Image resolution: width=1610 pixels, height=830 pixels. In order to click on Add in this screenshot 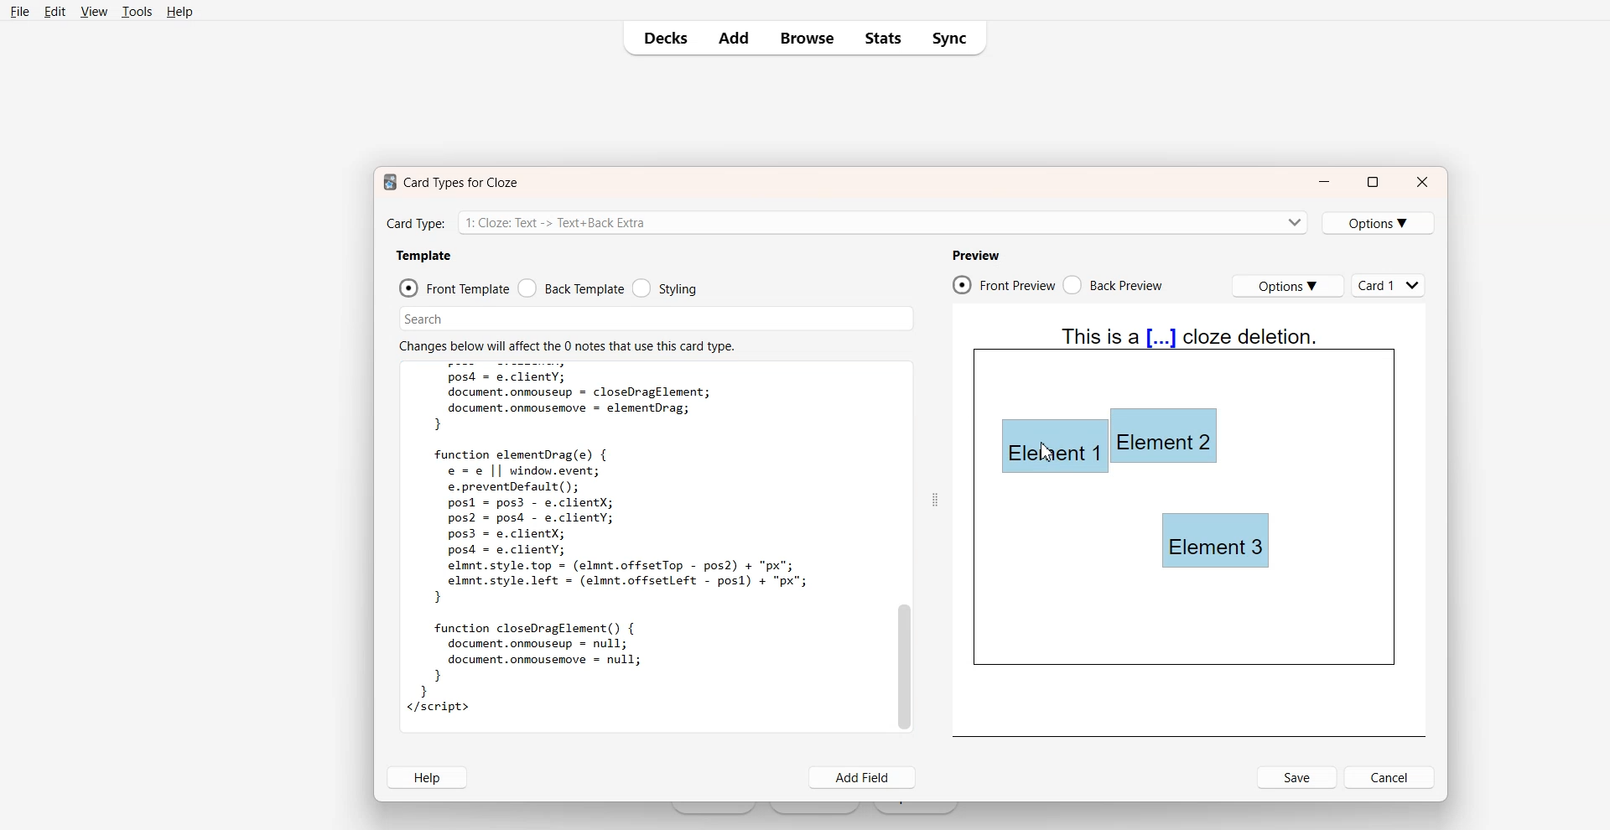, I will do `click(732, 38)`.